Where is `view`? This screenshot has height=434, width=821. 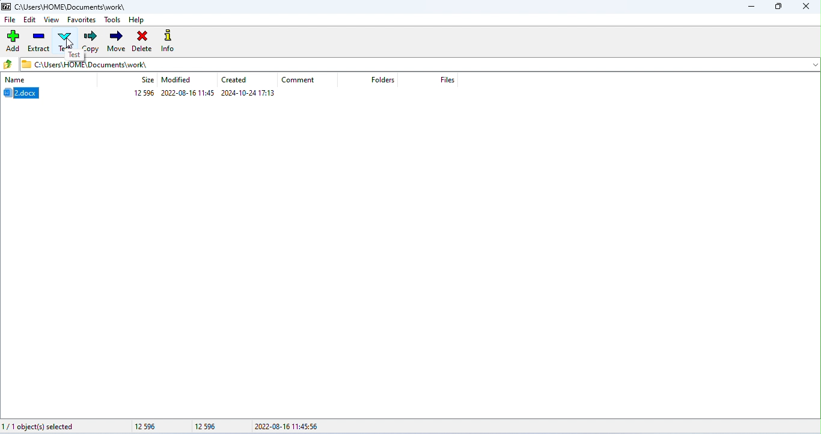
view is located at coordinates (50, 19).